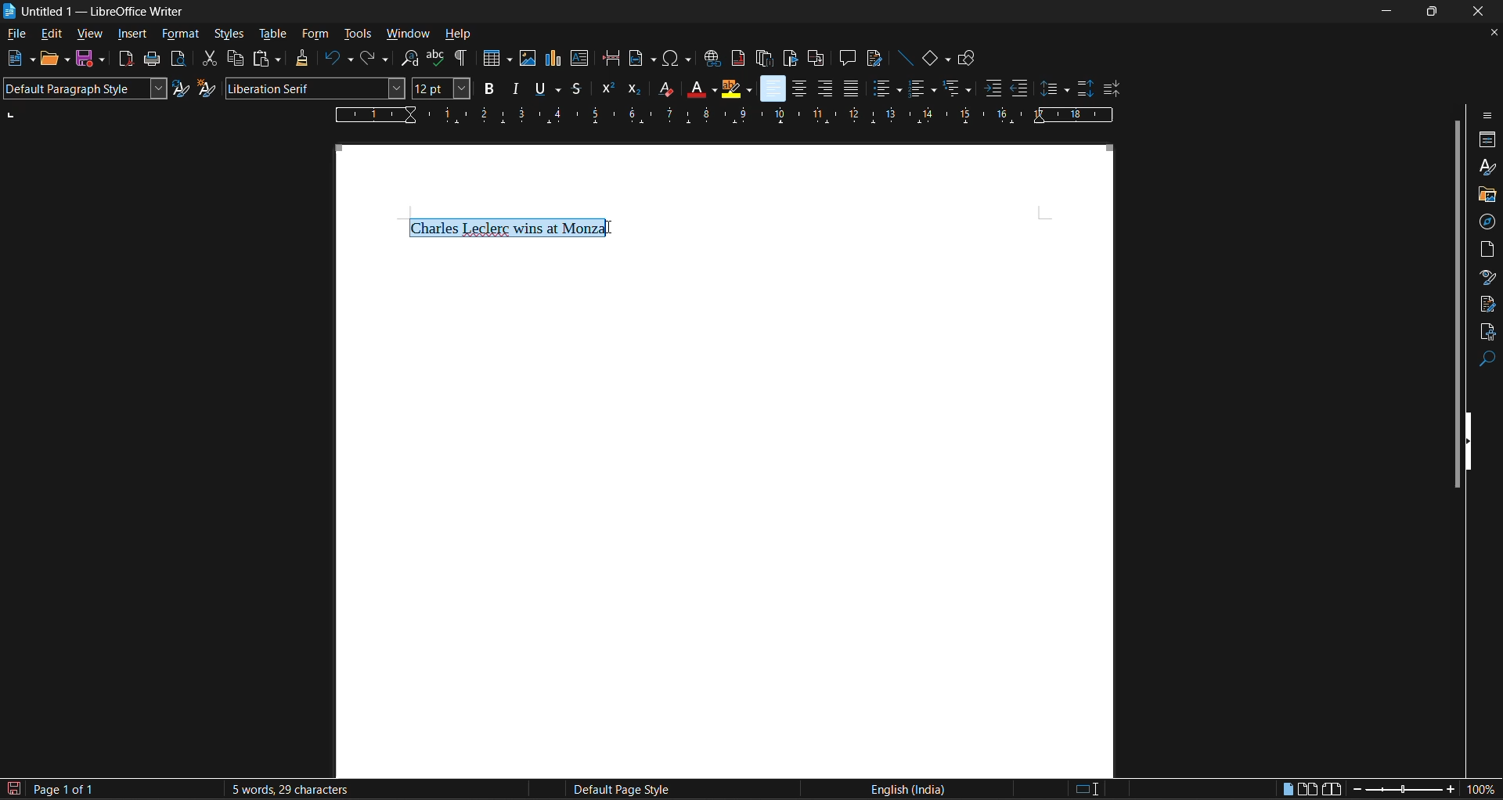 This screenshot has height=800, width=1503. Describe the element at coordinates (1289, 791) in the screenshot. I see `single page view` at that location.